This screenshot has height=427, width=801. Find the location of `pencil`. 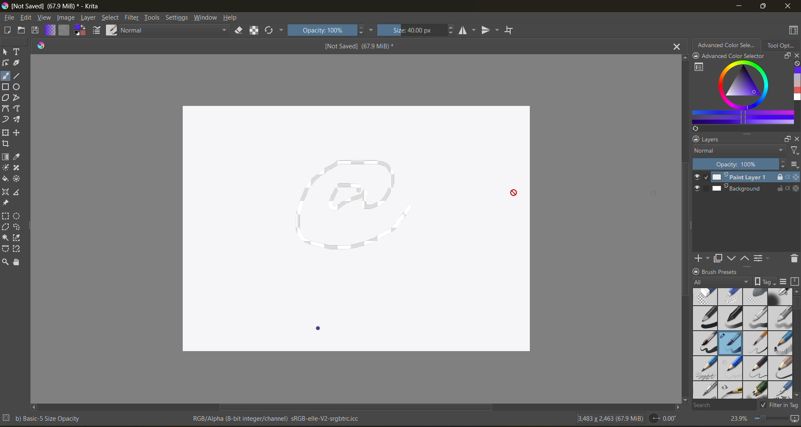

pencil is located at coordinates (782, 368).